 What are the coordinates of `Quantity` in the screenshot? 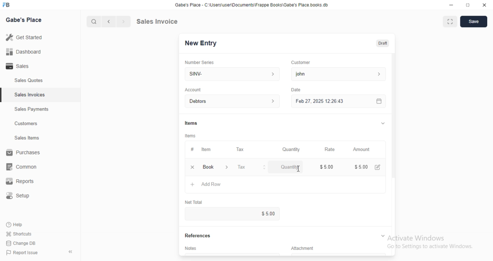 It's located at (290, 168).